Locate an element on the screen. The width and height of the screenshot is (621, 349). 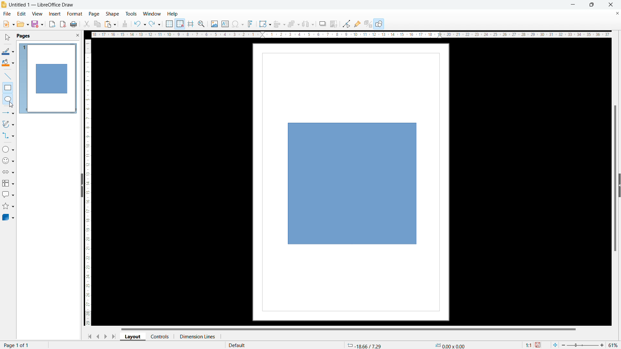
insert fontwork text is located at coordinates (250, 23).